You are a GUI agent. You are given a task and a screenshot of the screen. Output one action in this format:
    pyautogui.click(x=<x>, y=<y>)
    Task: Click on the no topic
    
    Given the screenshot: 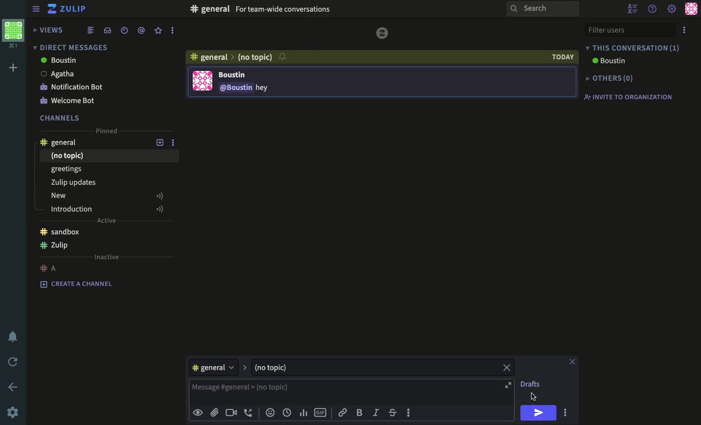 What is the action you would take?
    pyautogui.click(x=71, y=157)
    